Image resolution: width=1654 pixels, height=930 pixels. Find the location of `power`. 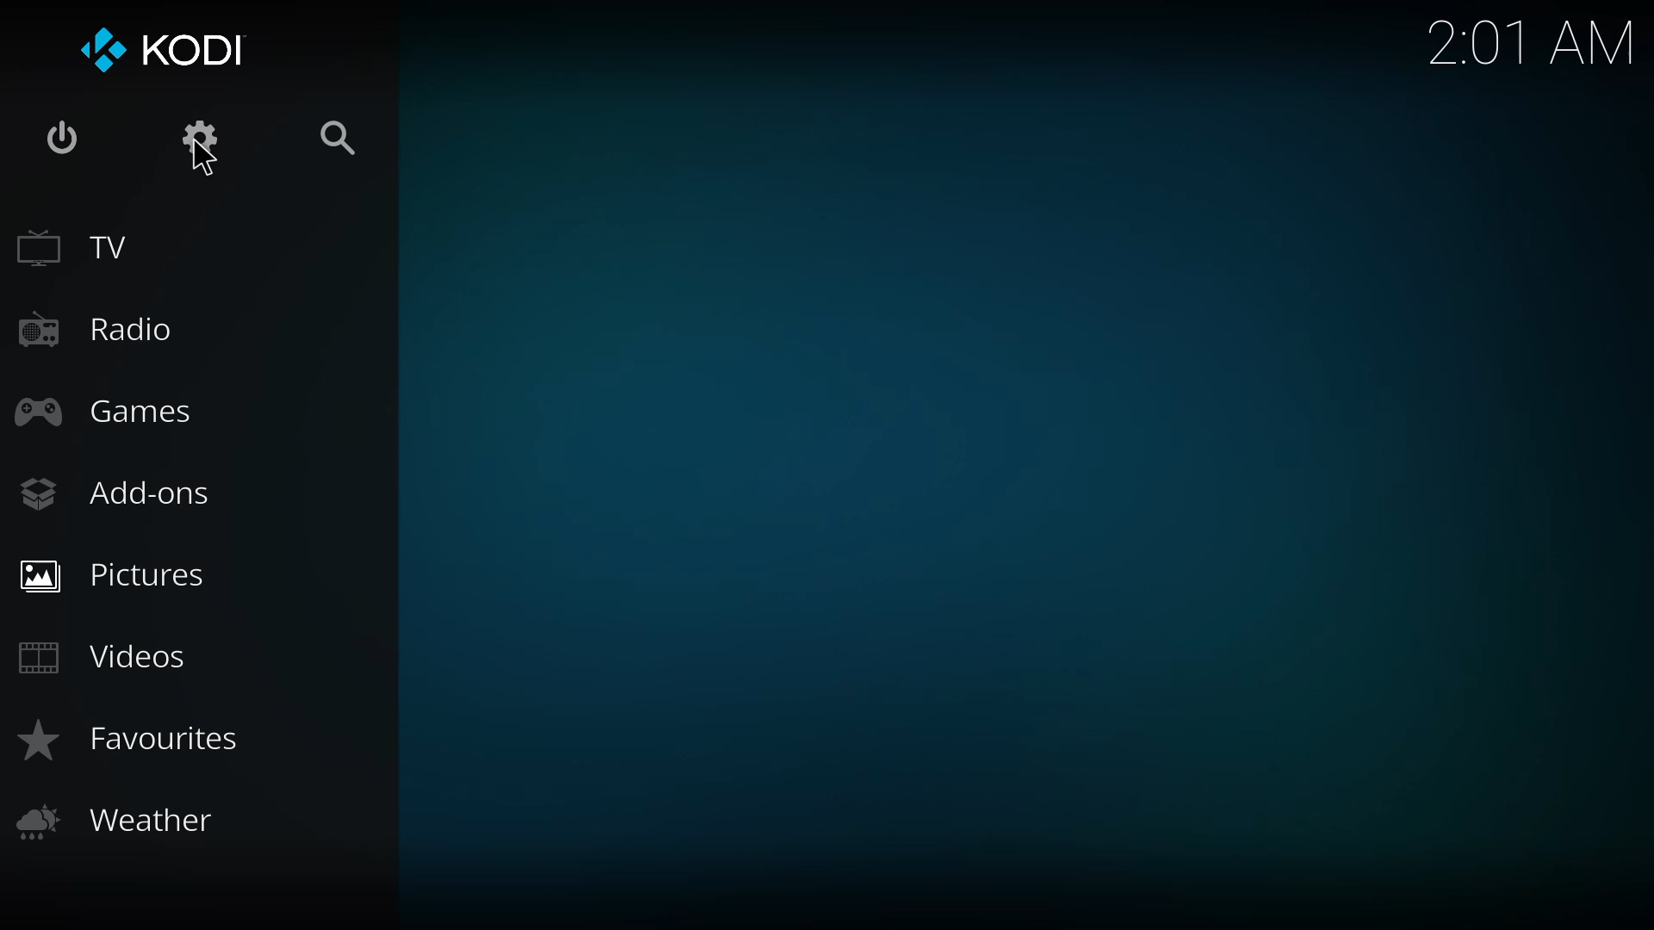

power is located at coordinates (60, 139).